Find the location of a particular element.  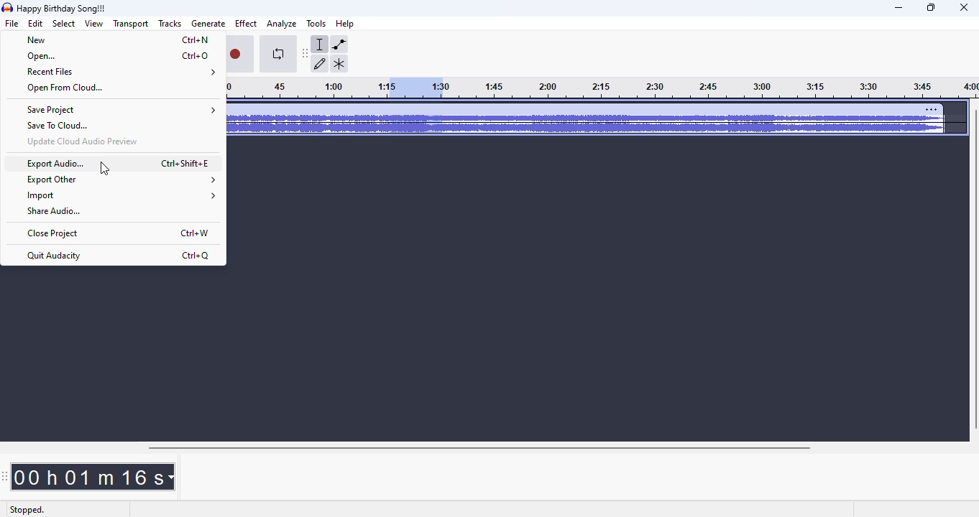

update cloud audio preview is located at coordinates (83, 141).